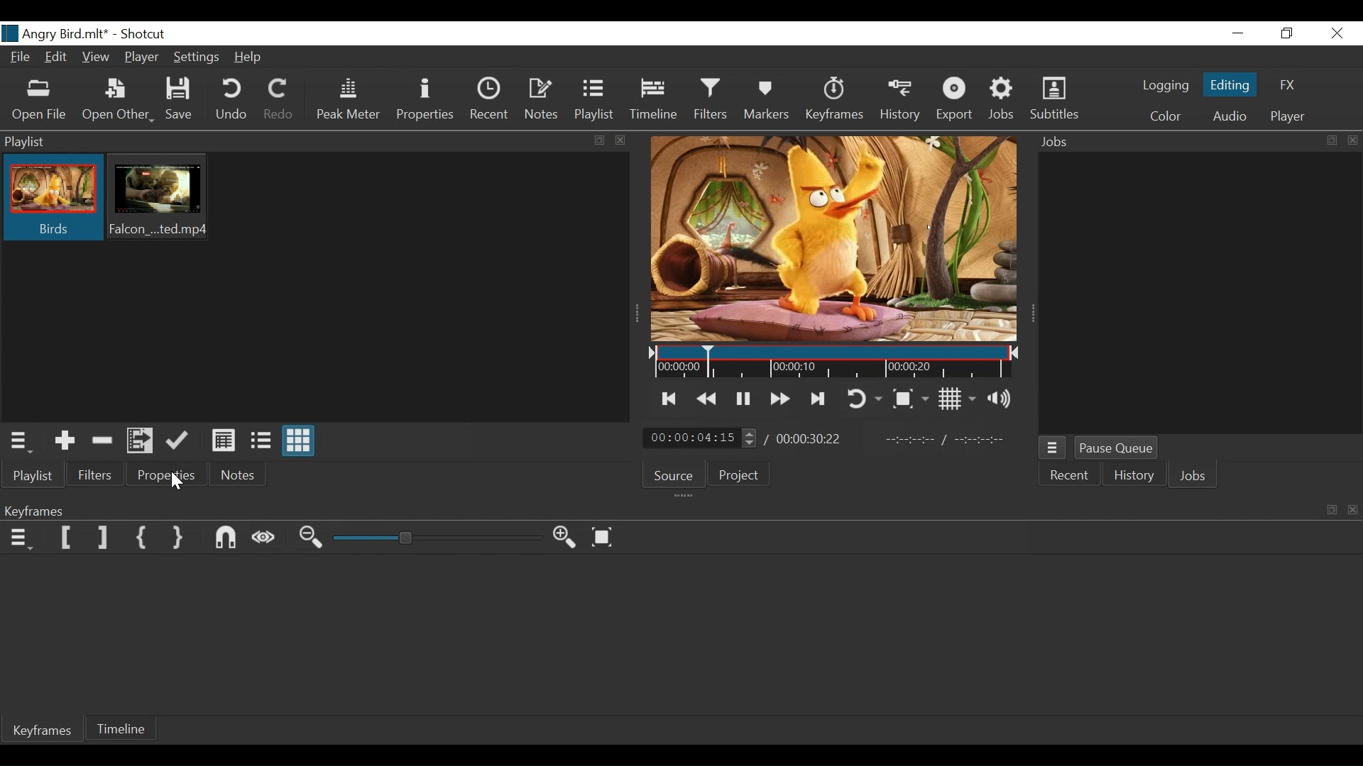 Image resolution: width=1363 pixels, height=766 pixels. What do you see at coordinates (743, 474) in the screenshot?
I see `Project` at bounding box center [743, 474].